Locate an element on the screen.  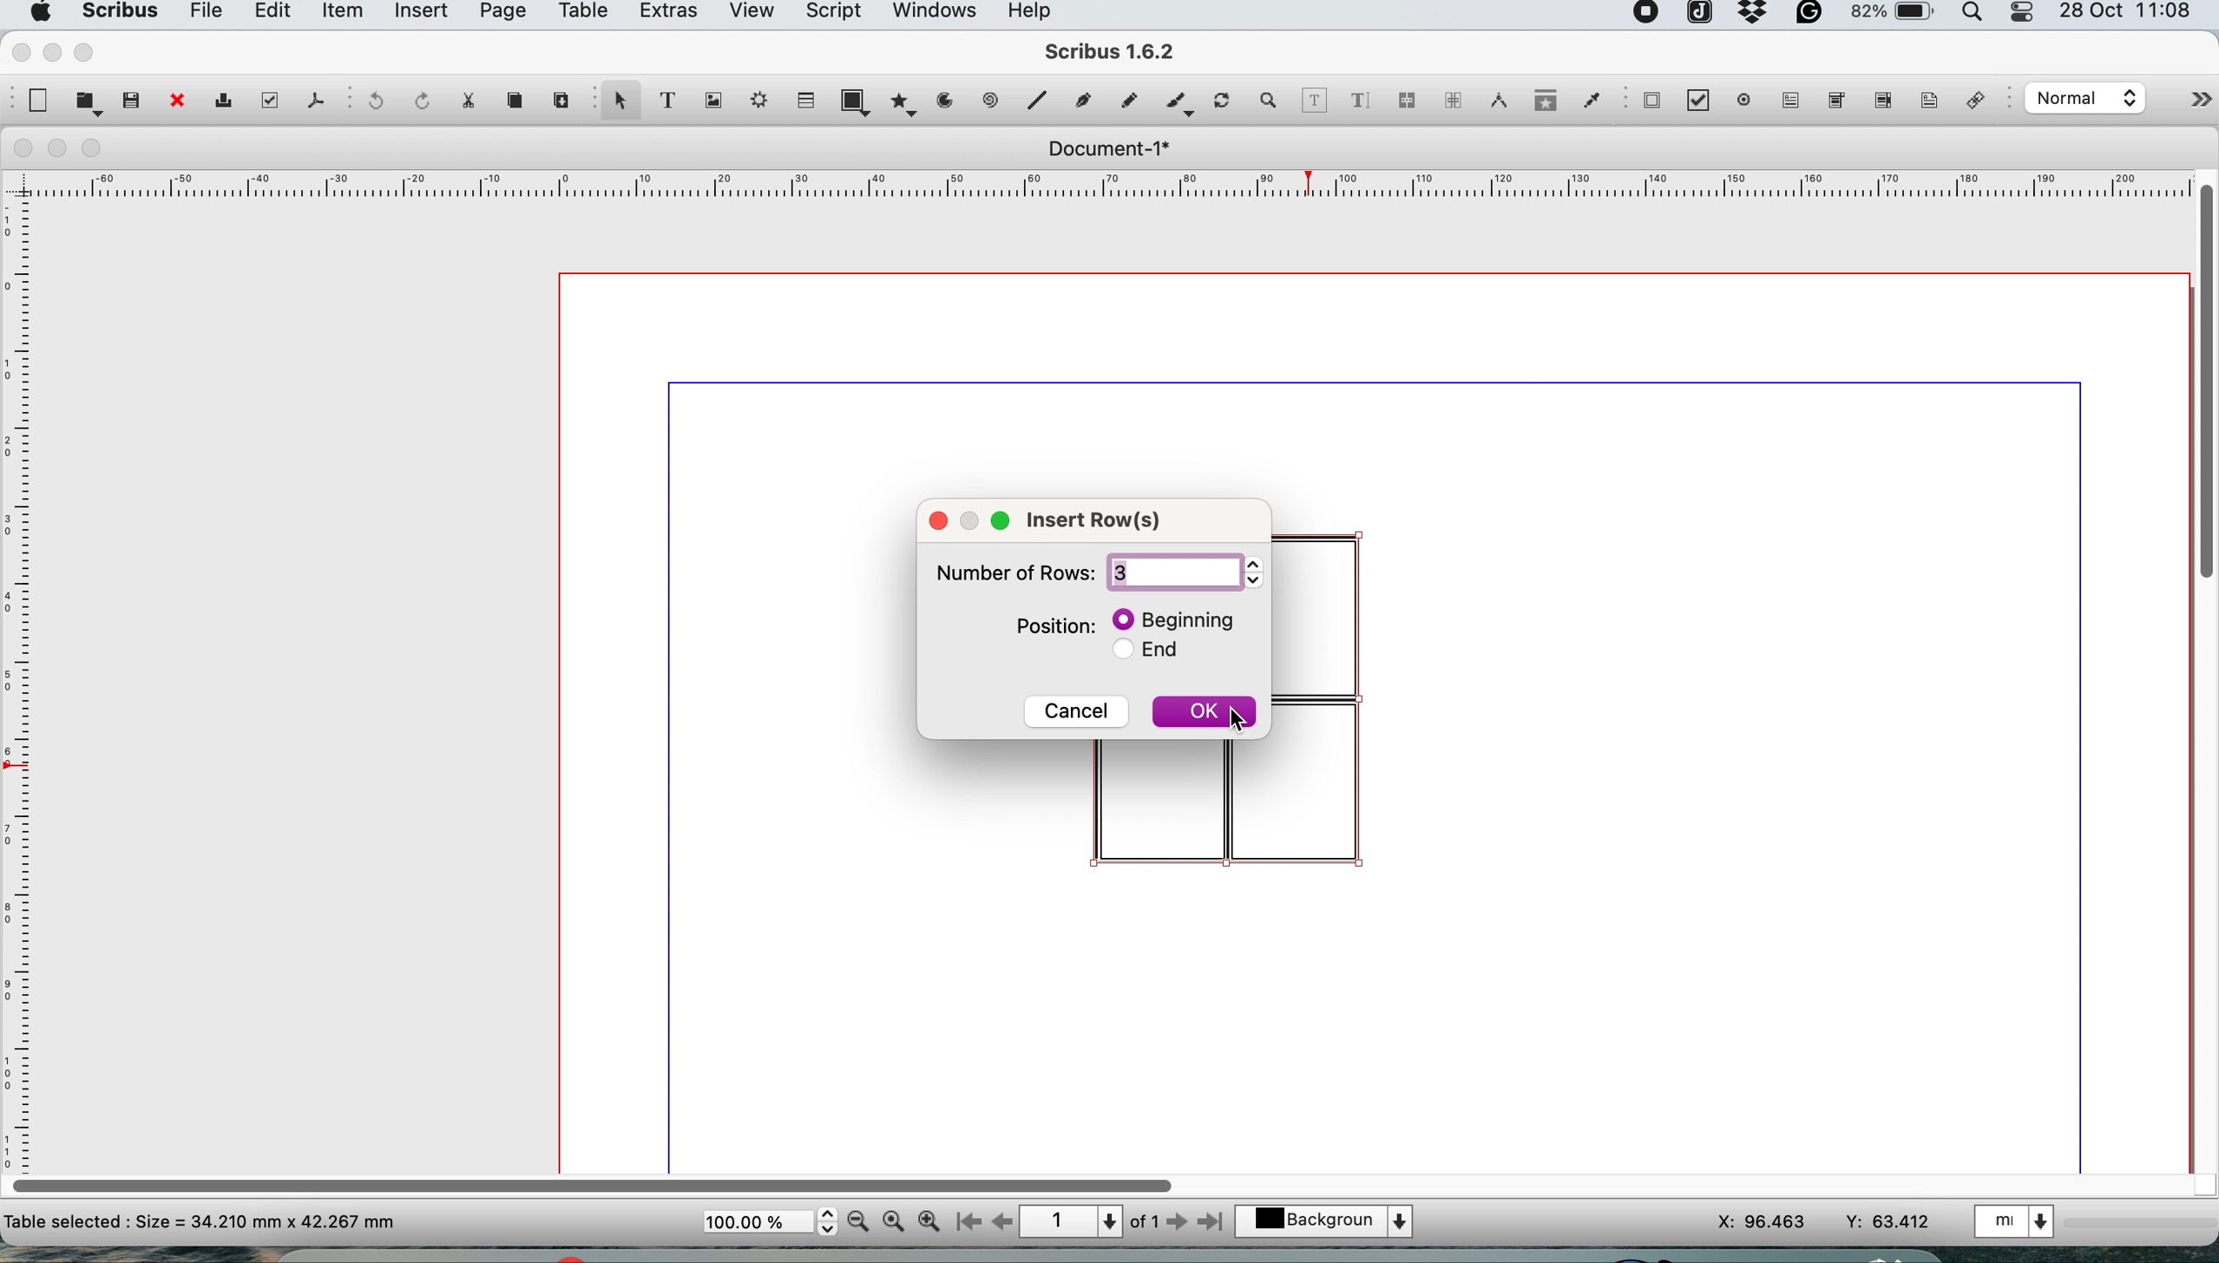
script is located at coordinates (830, 14).